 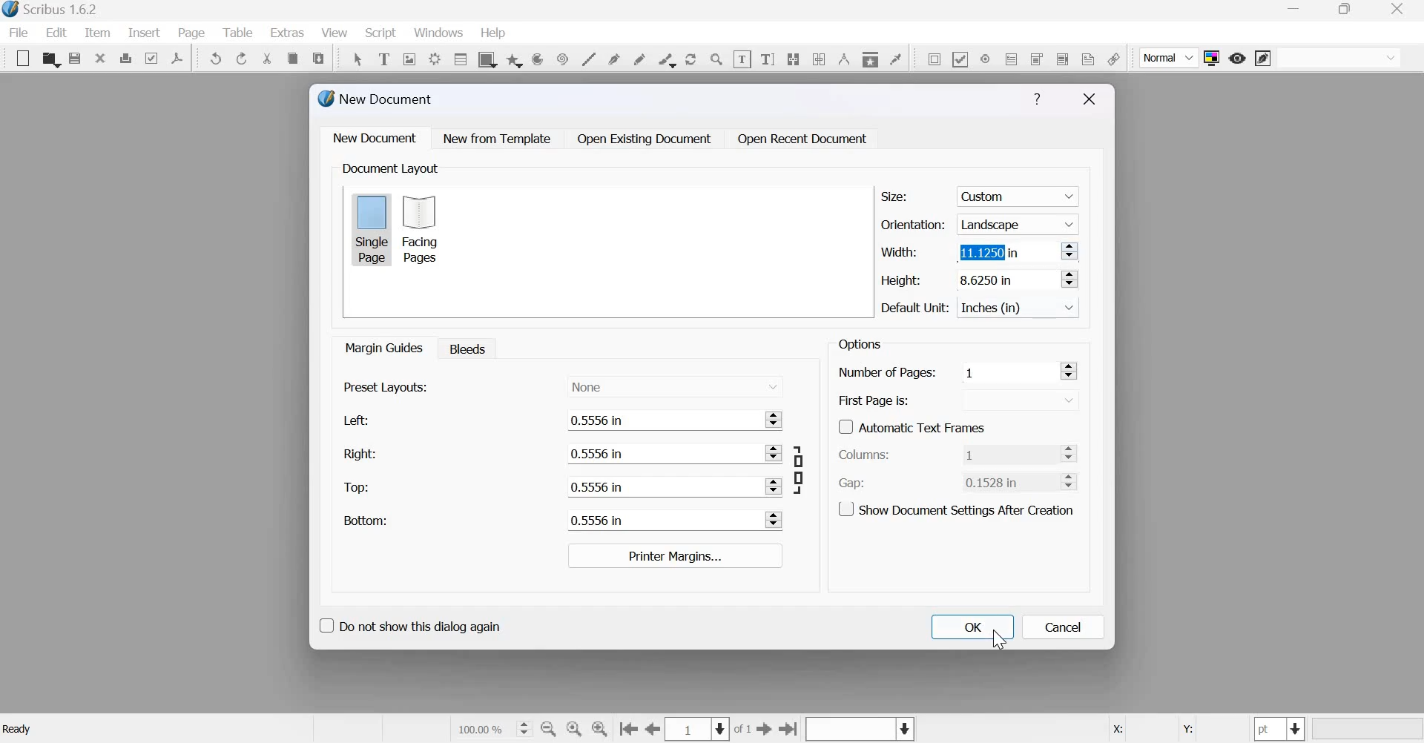 What do you see at coordinates (1339, 58) in the screenshot?
I see `normal vision` at bounding box center [1339, 58].